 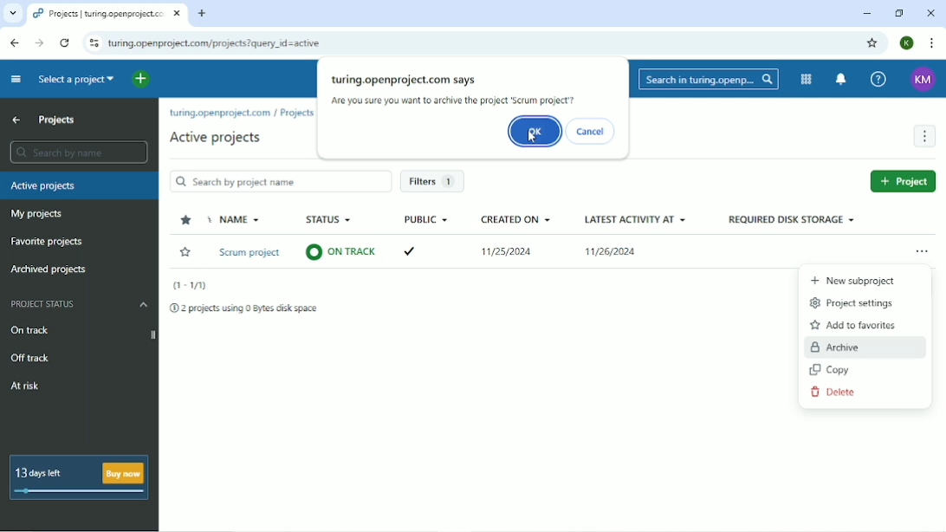 I want to click on OK, so click(x=532, y=131).